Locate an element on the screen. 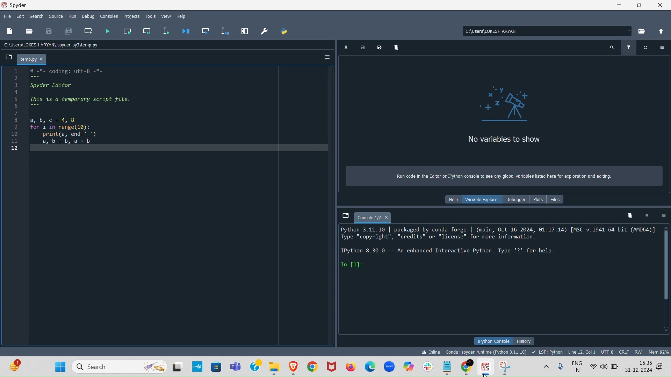 The width and height of the screenshot is (671, 377). Help is located at coordinates (182, 16).